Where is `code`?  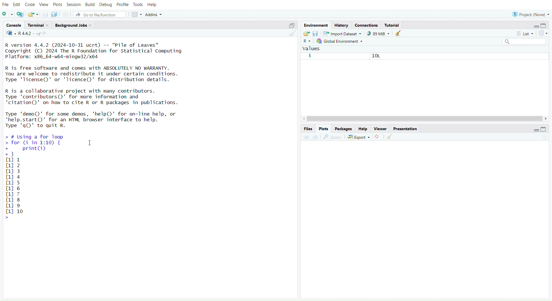 code is located at coordinates (30, 5).